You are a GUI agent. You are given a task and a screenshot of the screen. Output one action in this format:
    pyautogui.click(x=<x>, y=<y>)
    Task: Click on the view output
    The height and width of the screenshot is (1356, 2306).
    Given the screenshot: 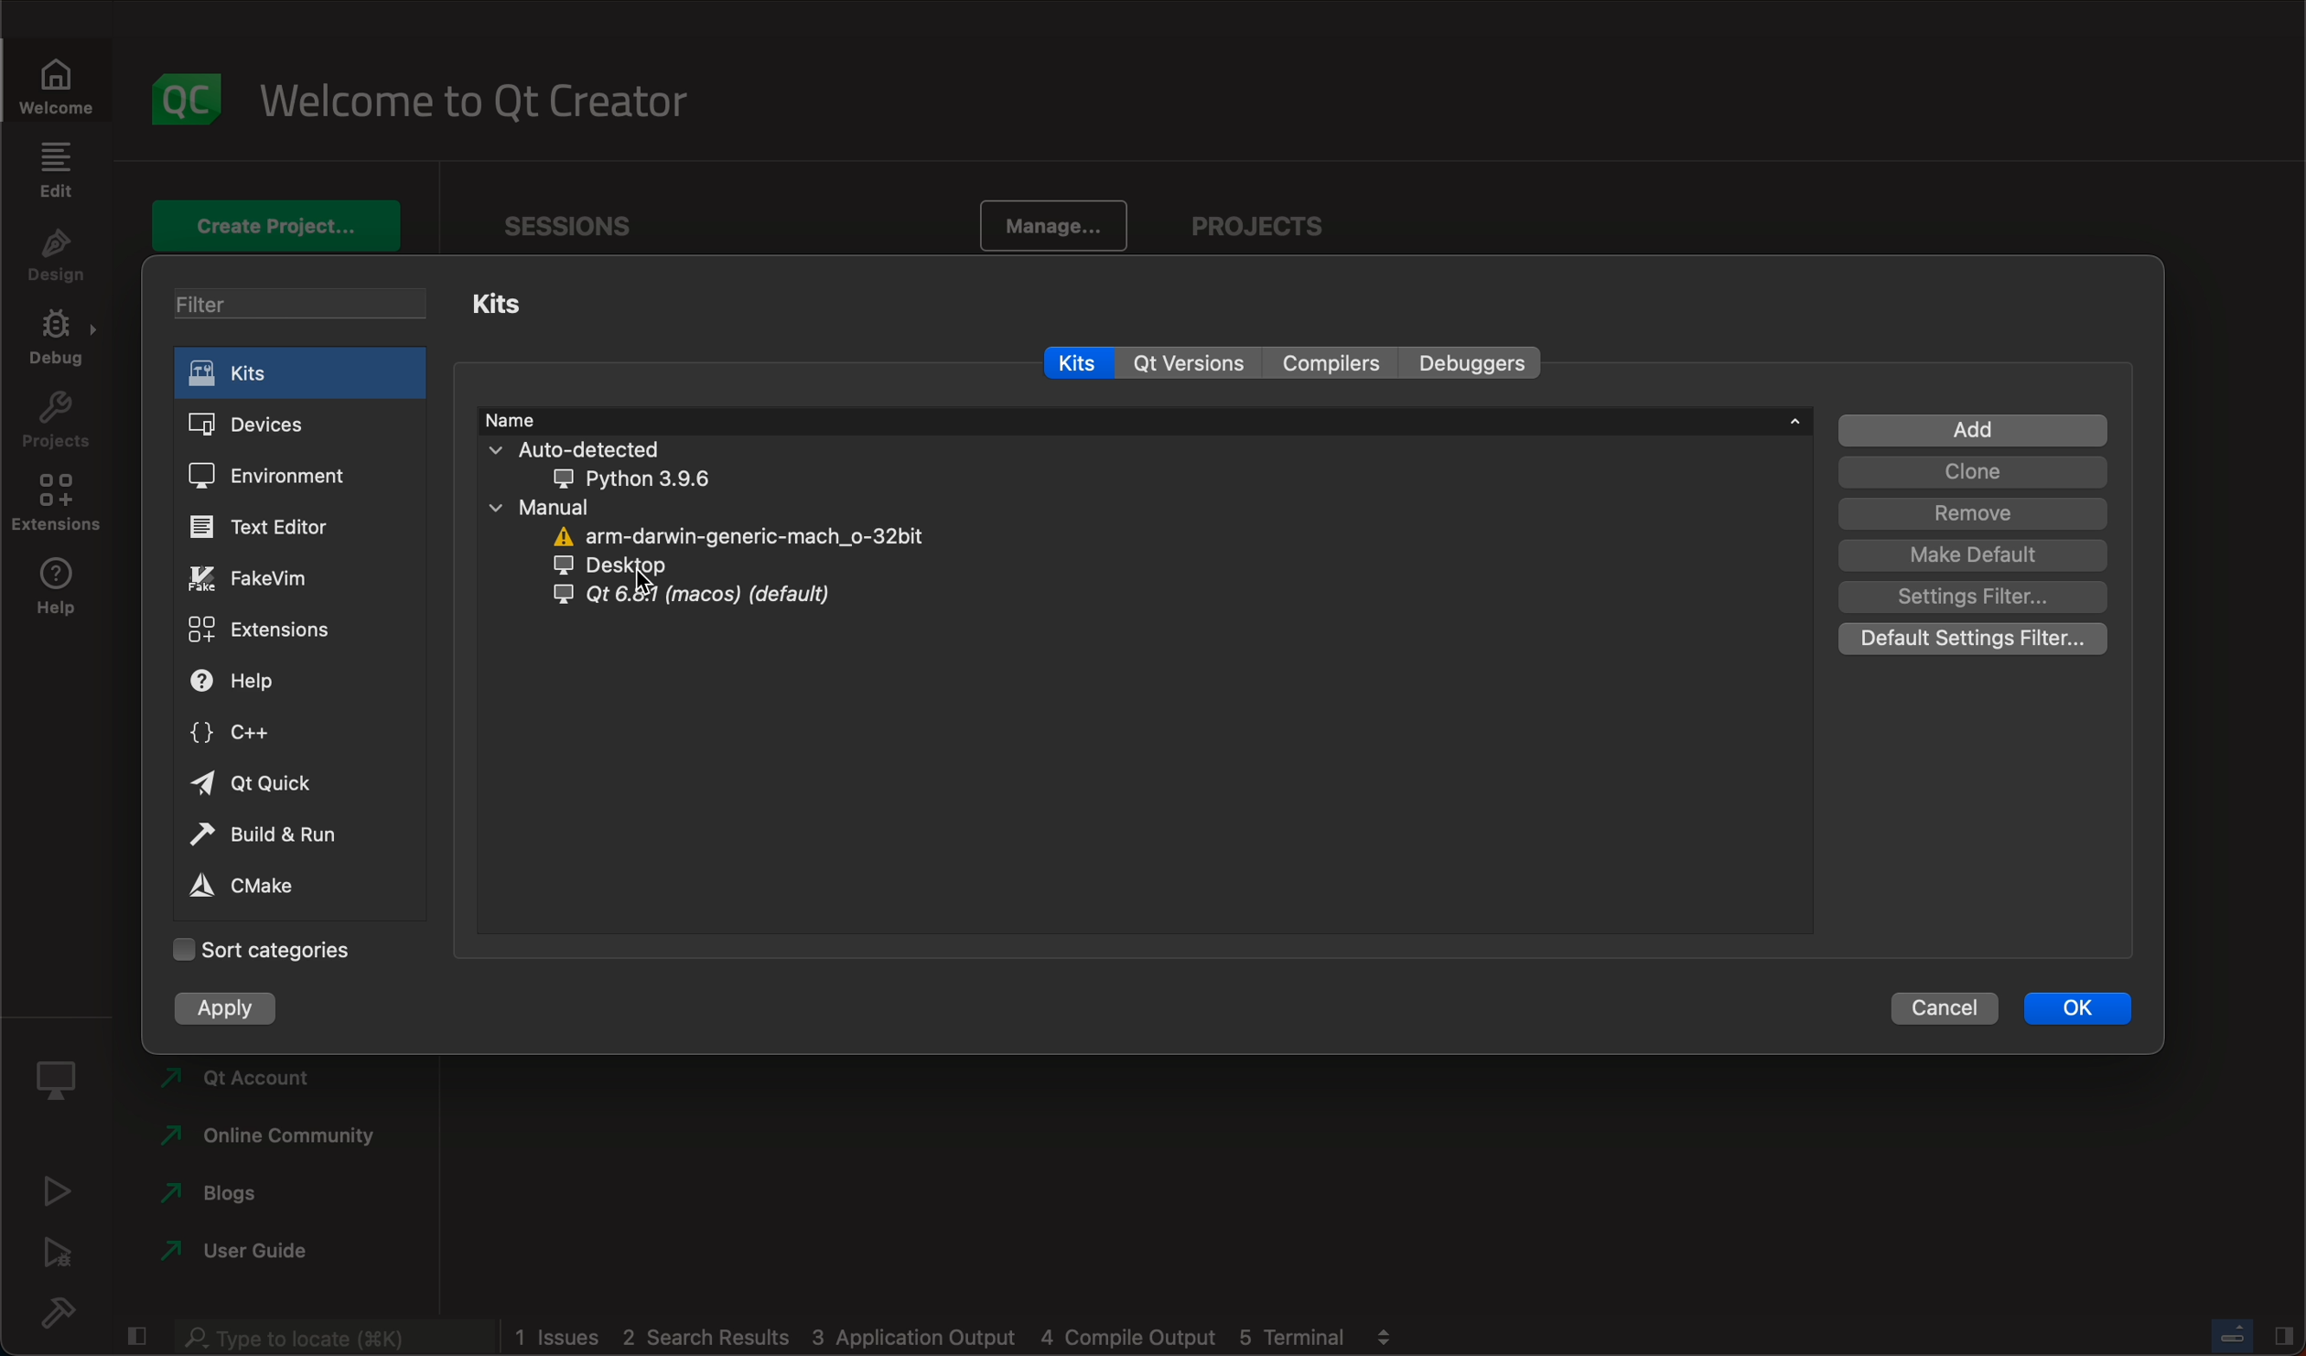 What is the action you would take?
    pyautogui.click(x=1385, y=1331)
    